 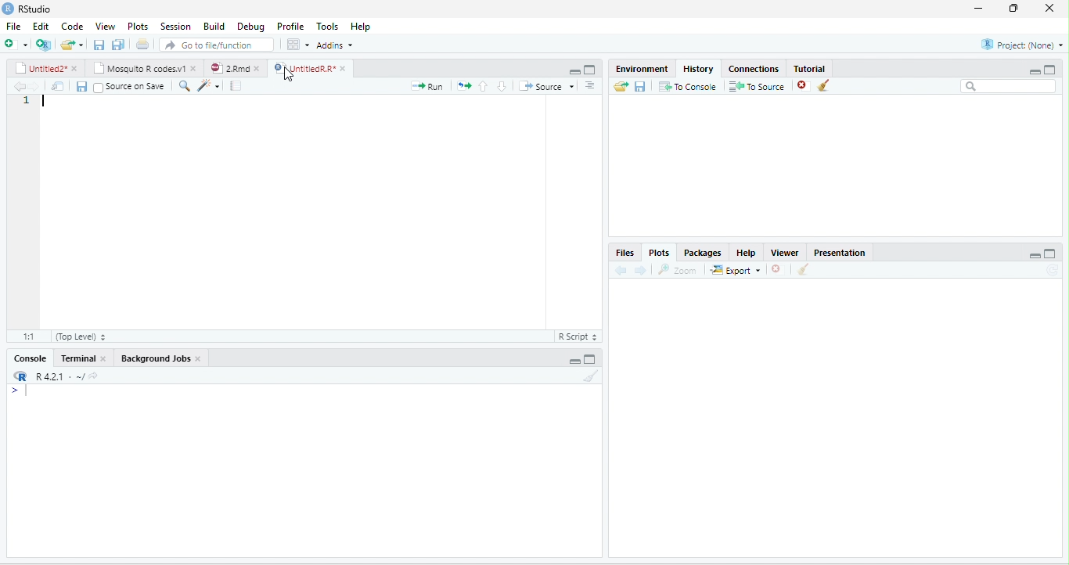 What do you see at coordinates (170, 358) in the screenshot?
I see `Backgroun jobs` at bounding box center [170, 358].